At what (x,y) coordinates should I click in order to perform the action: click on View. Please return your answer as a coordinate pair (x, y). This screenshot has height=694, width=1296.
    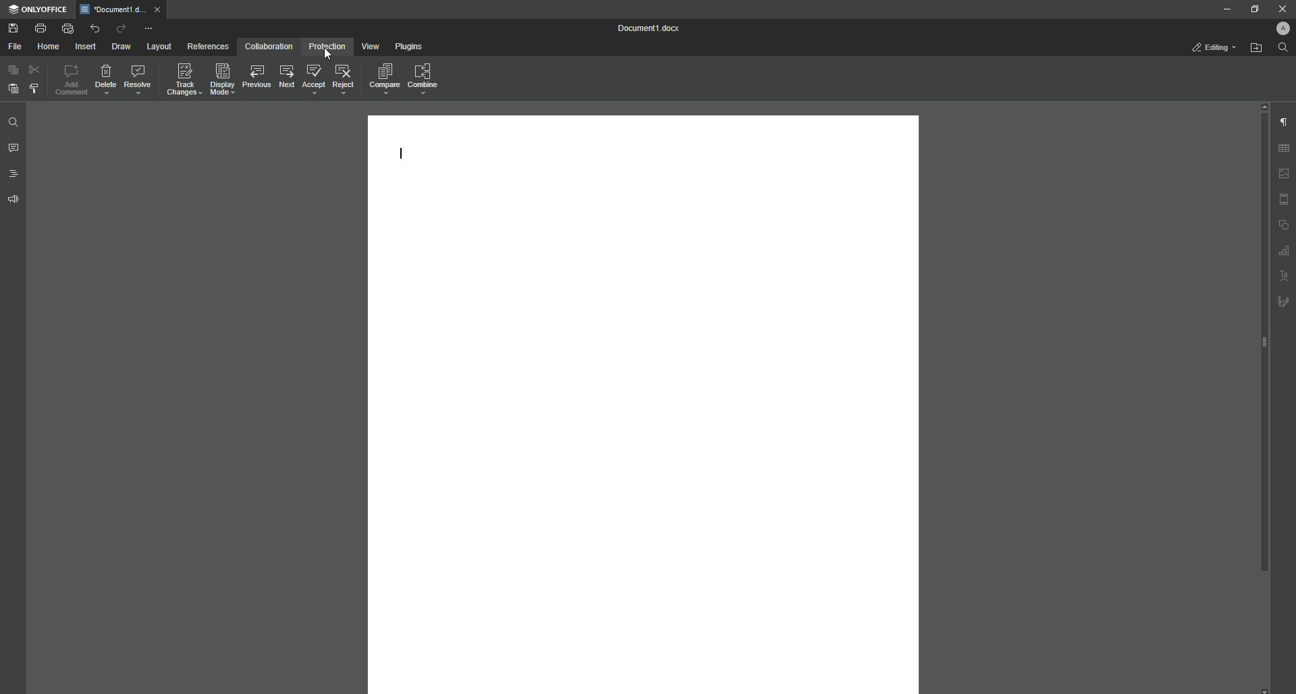
    Looking at the image, I should click on (369, 47).